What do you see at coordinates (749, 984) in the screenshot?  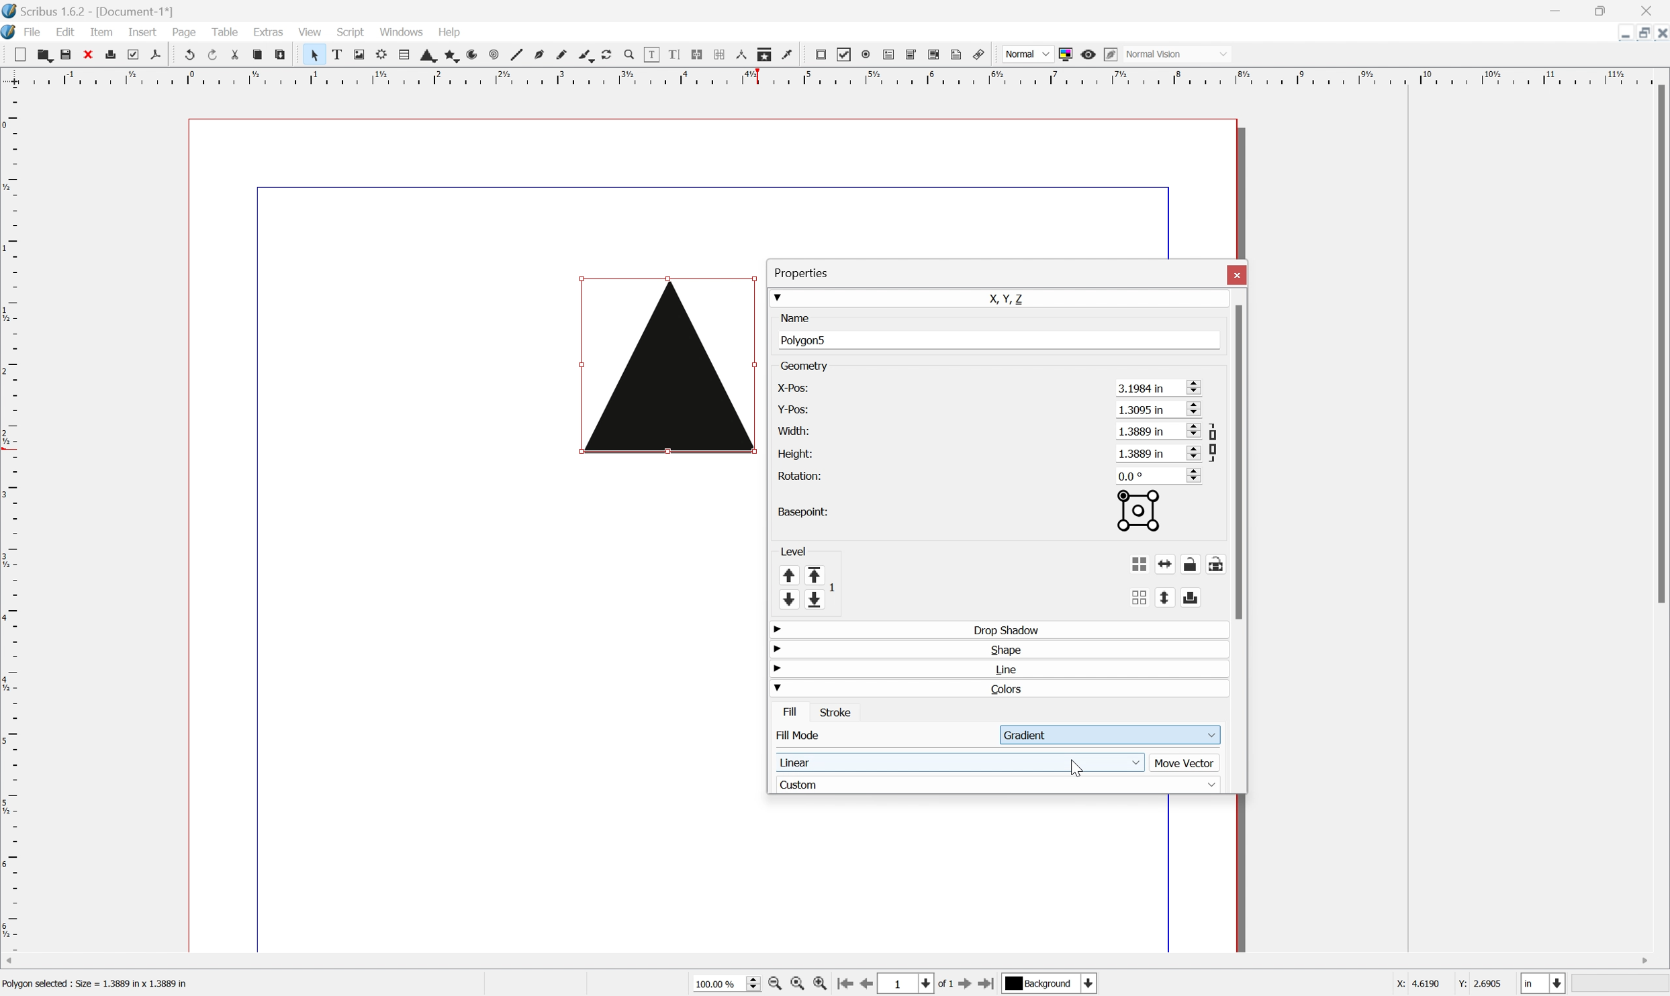 I see `Slider` at bounding box center [749, 984].